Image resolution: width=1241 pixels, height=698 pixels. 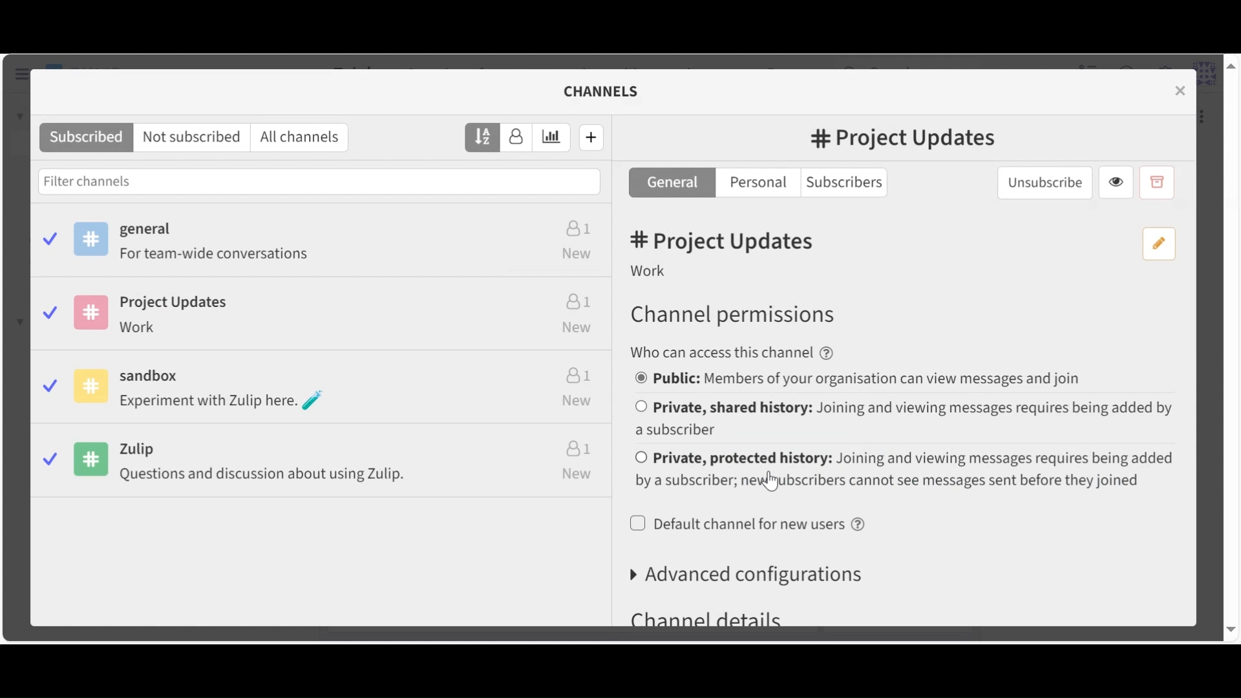 I want to click on Unsubscribe, so click(x=1054, y=182).